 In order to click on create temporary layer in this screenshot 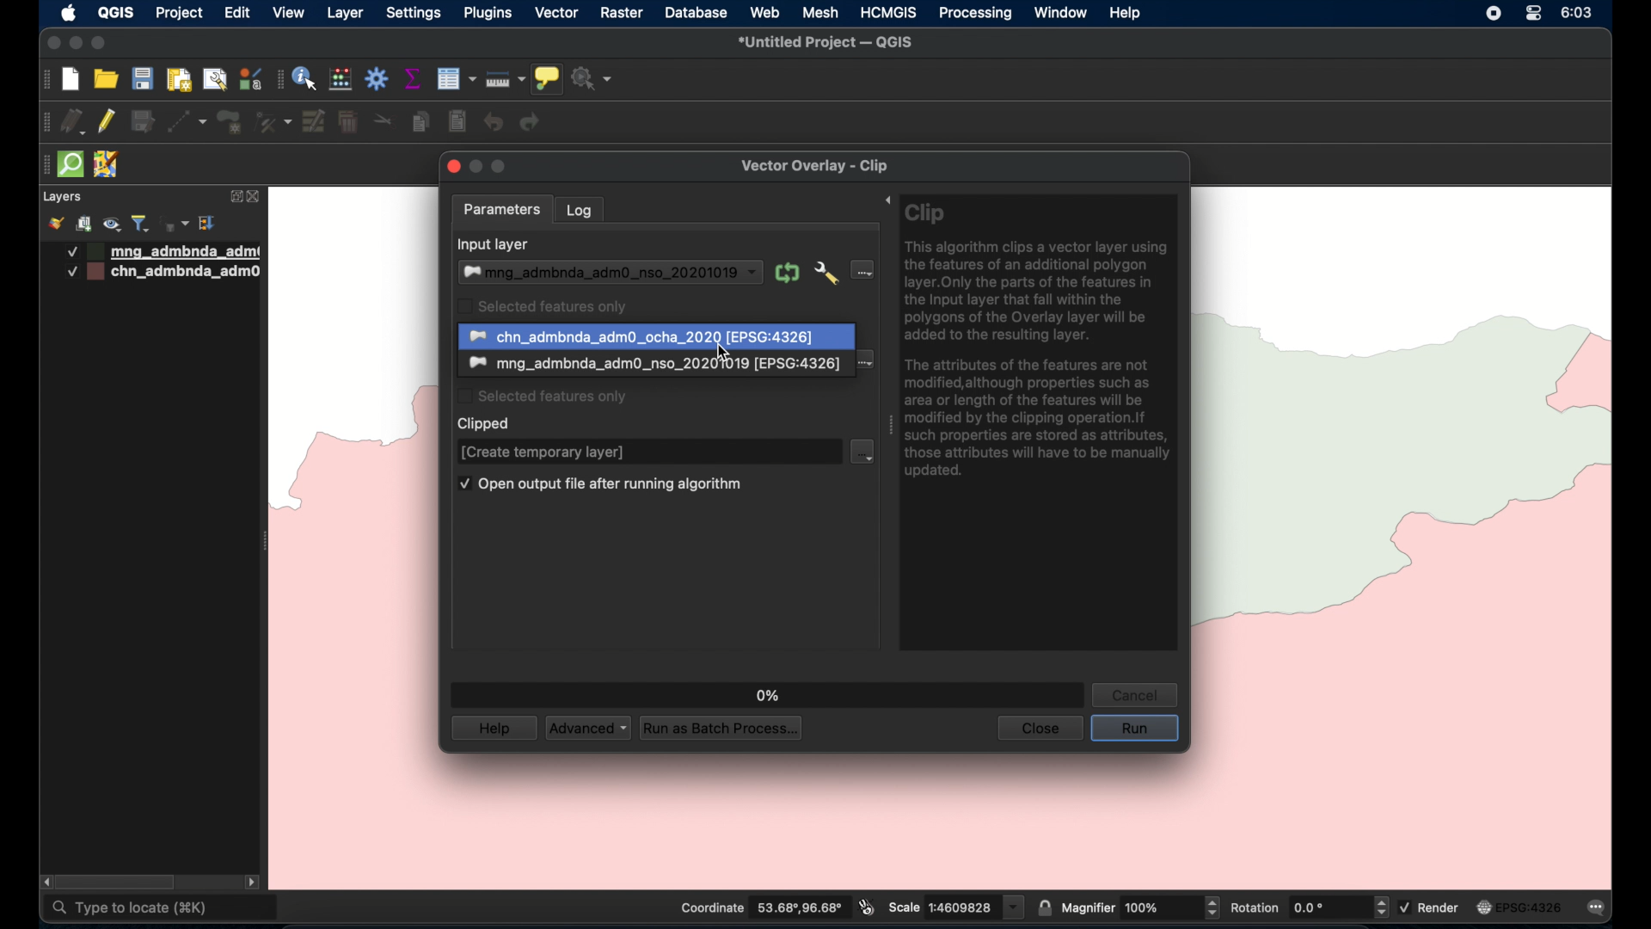, I will do `click(546, 452)`.